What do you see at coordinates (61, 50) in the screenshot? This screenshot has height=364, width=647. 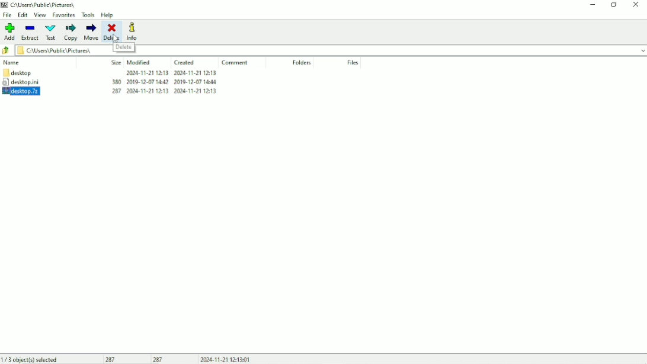 I see `§ CAUsers\Fublic\ Pictures|` at bounding box center [61, 50].